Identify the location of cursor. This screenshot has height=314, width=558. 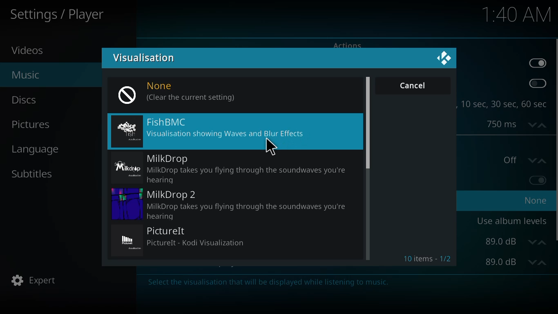
(271, 147).